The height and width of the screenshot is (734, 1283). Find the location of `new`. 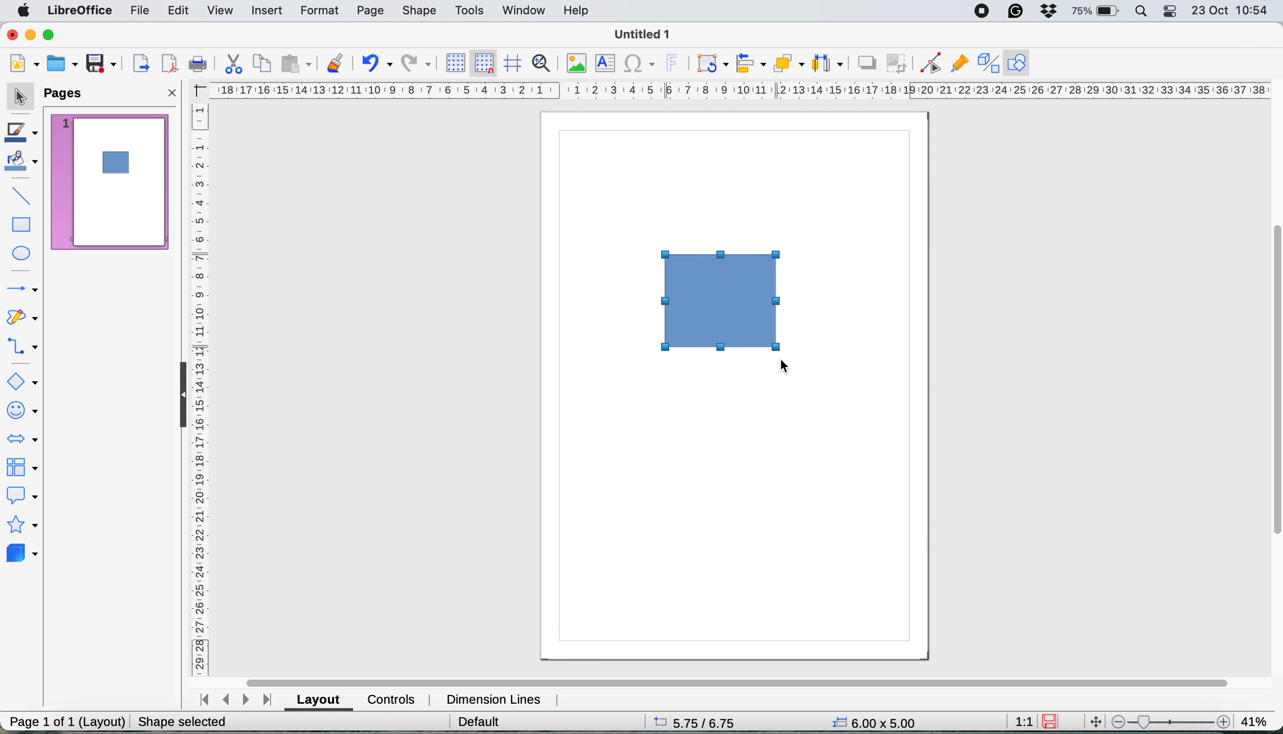

new is located at coordinates (25, 64).